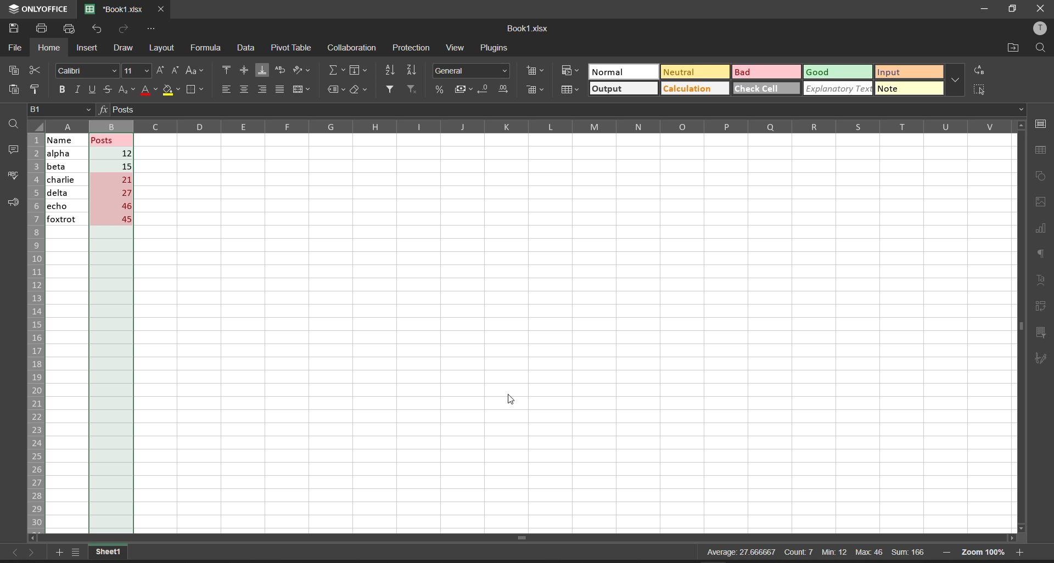  What do you see at coordinates (164, 49) in the screenshot?
I see `layout` at bounding box center [164, 49].